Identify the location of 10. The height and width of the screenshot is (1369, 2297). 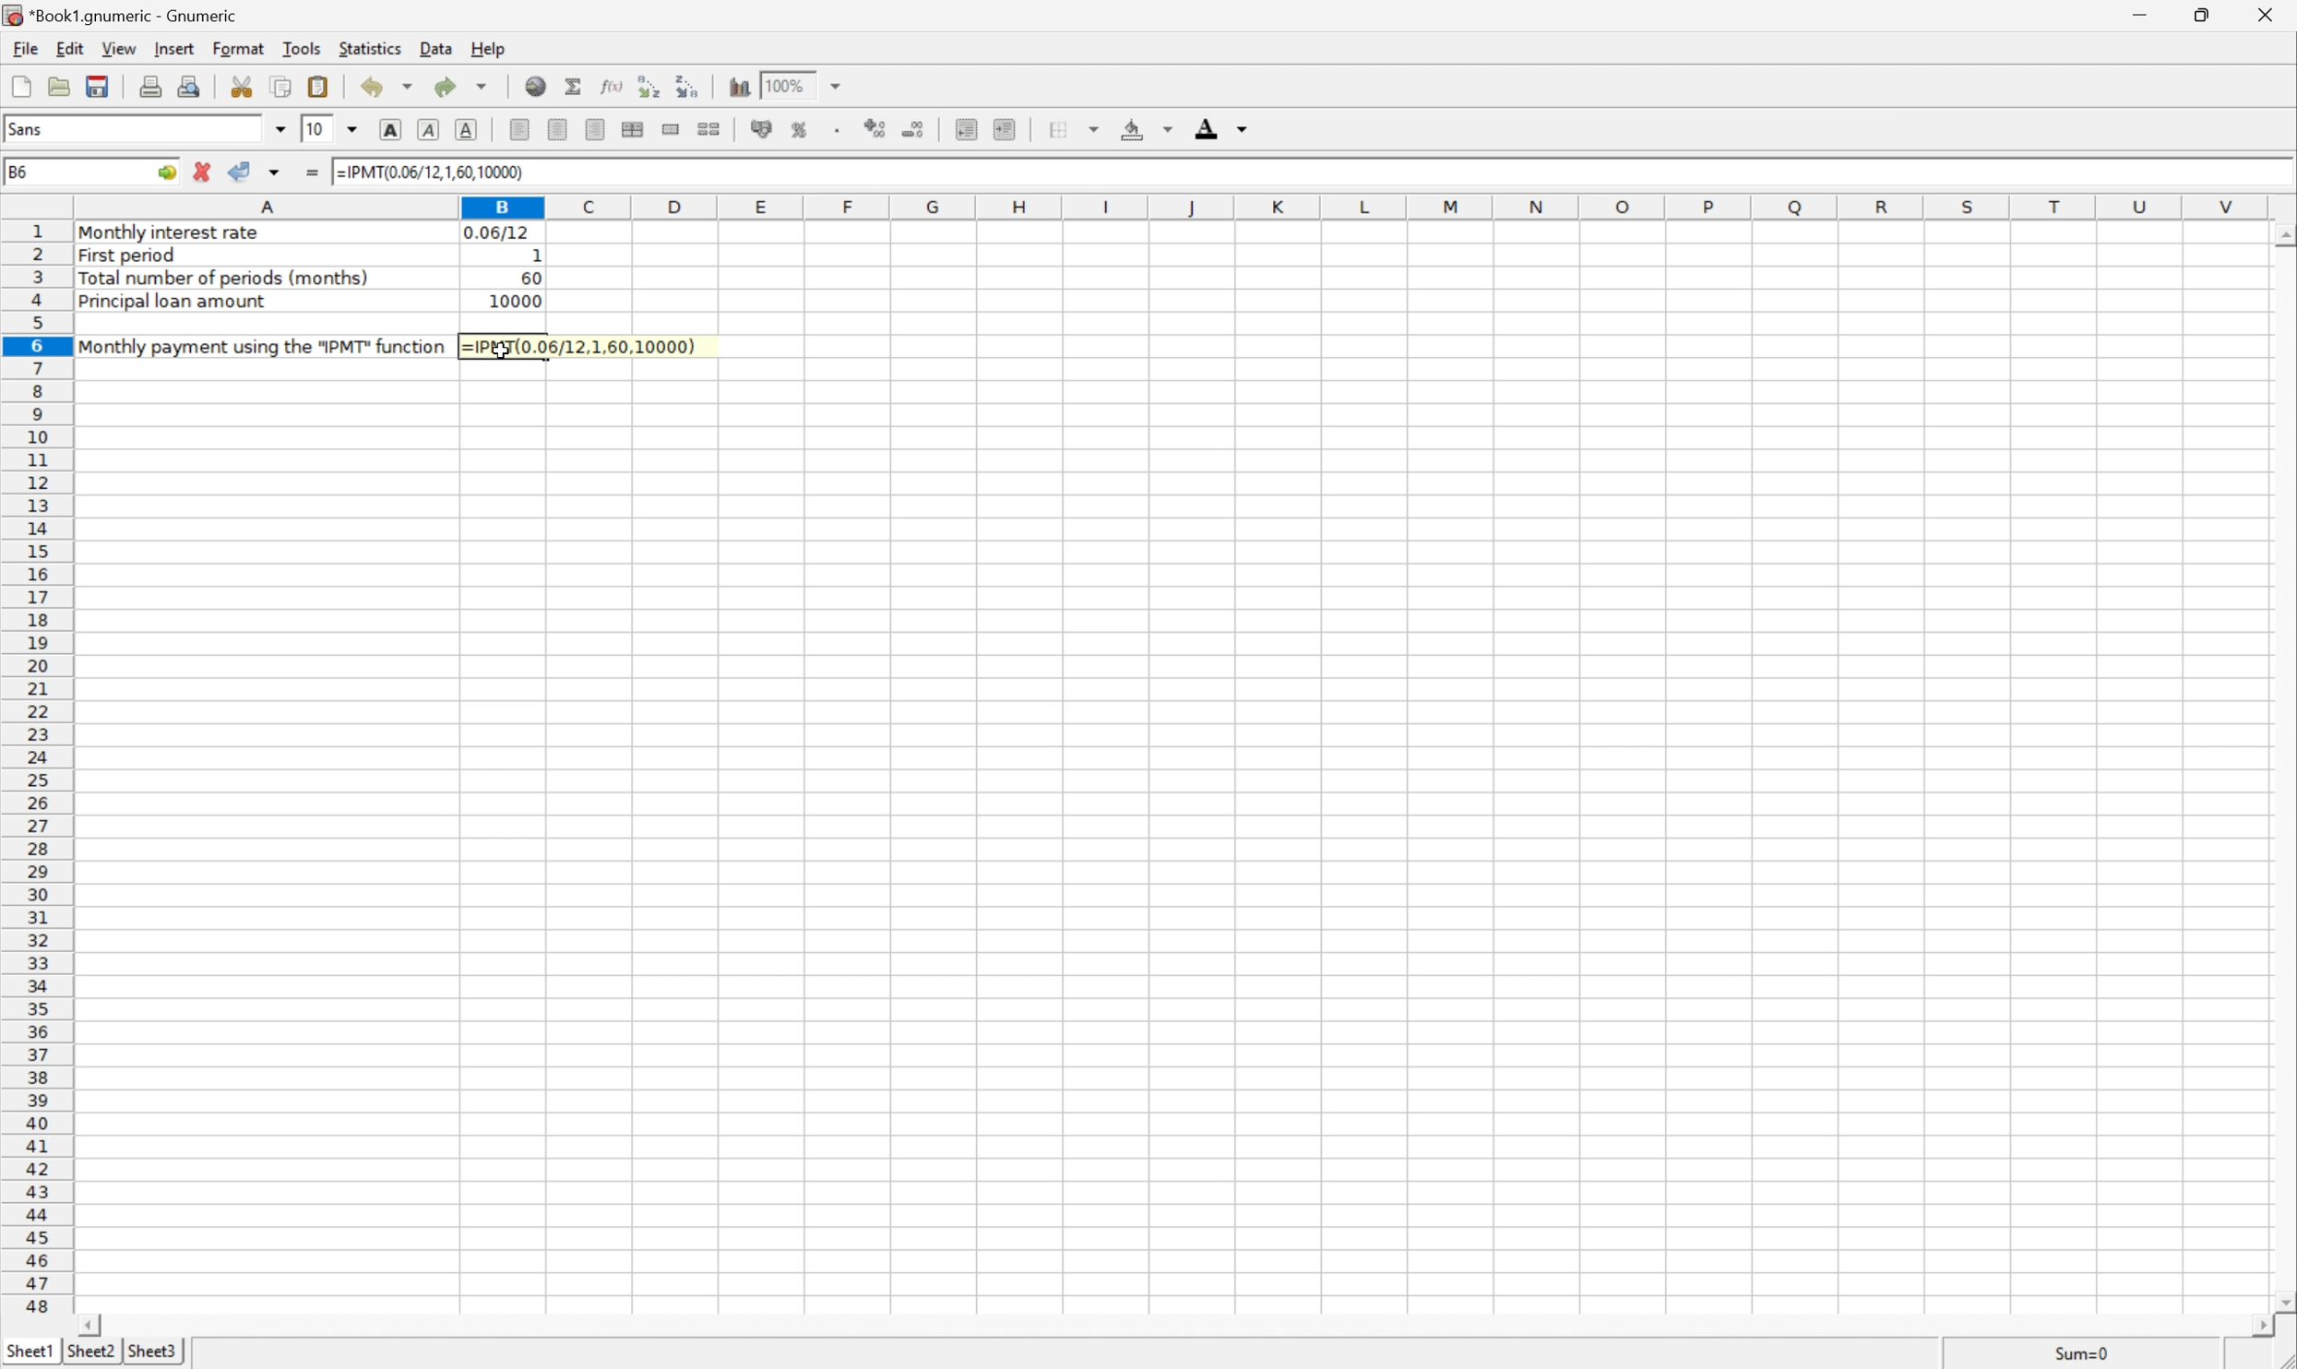
(315, 129).